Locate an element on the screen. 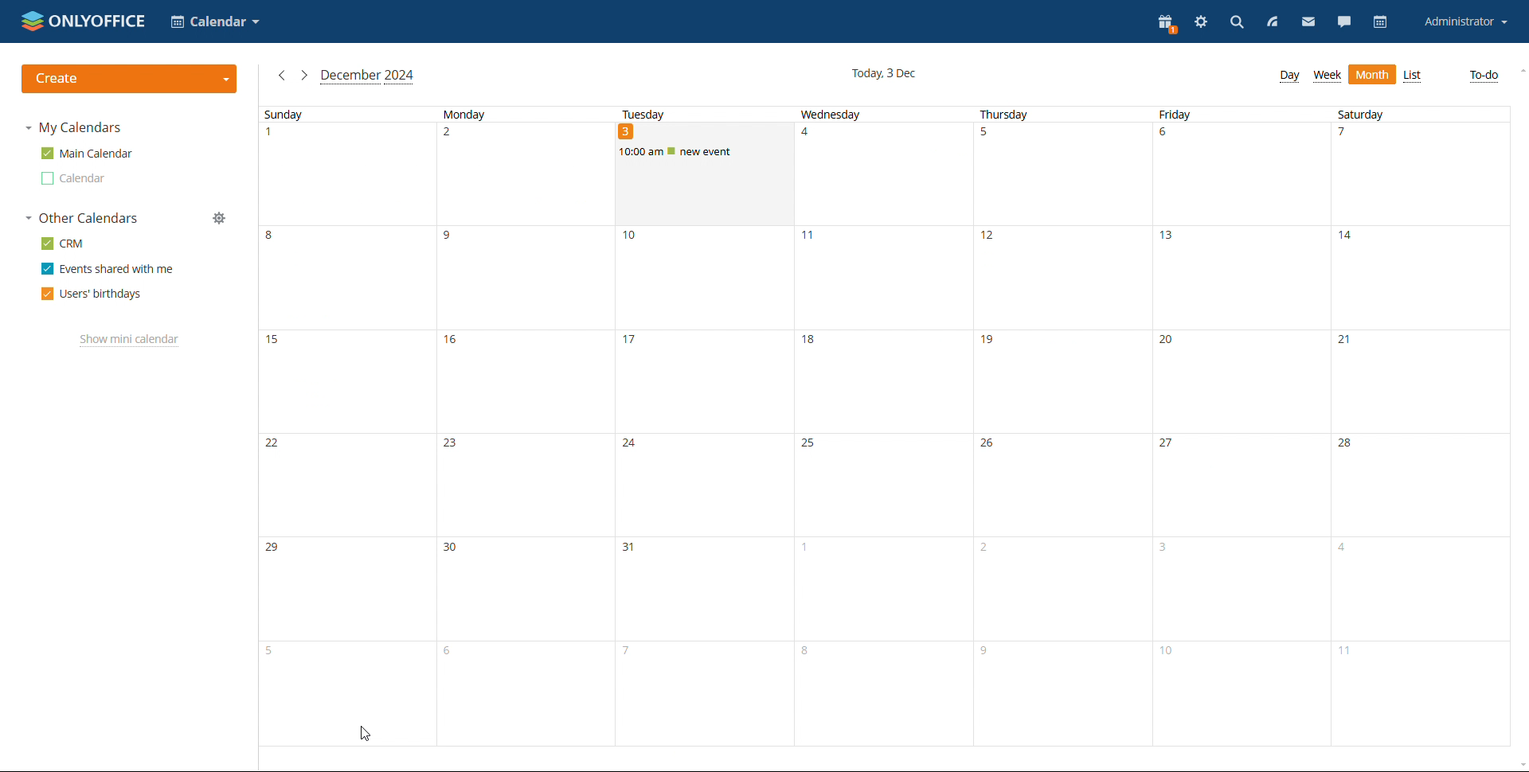 The height and width of the screenshot is (772, 1529). select application is located at coordinates (214, 21).